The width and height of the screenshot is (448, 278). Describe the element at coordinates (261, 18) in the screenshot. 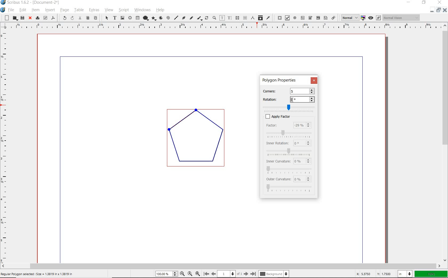

I see `copy item properties` at that location.